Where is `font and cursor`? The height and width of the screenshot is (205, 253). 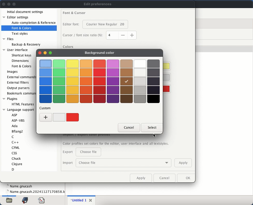 font and cursor is located at coordinates (75, 12).